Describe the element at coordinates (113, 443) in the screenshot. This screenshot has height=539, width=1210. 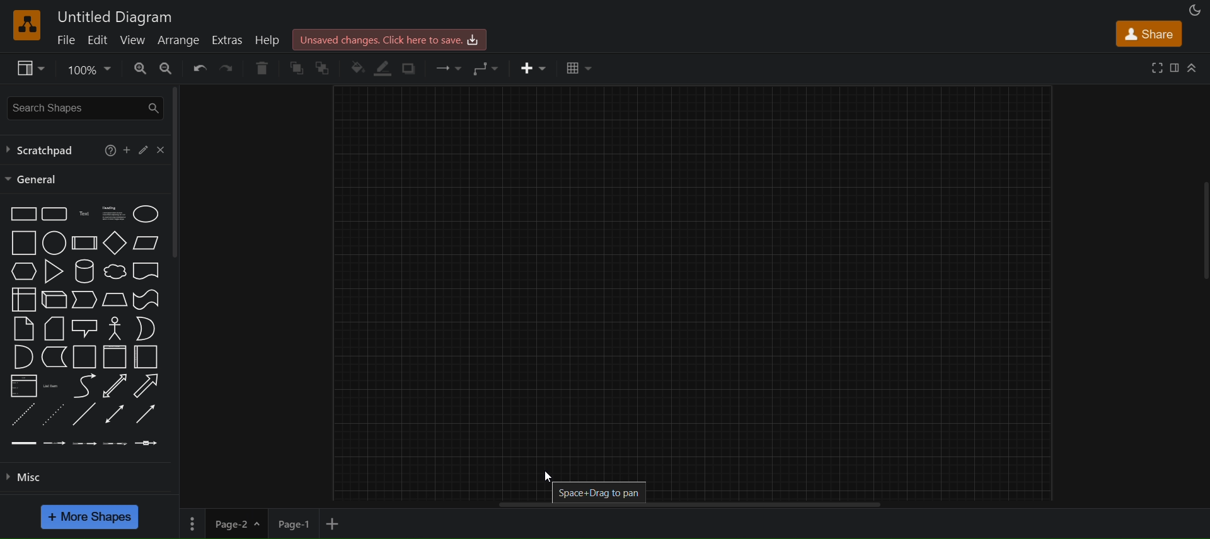
I see `connector with 3 labels` at that location.